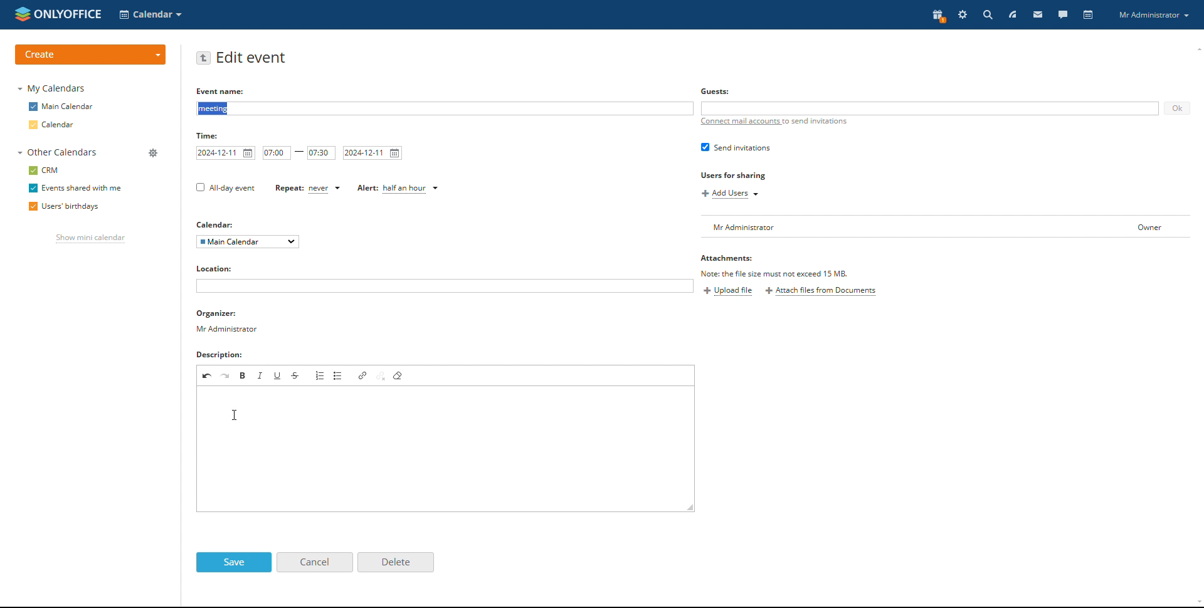 The height and width of the screenshot is (608, 1204). I want to click on Event name:, so click(222, 91).